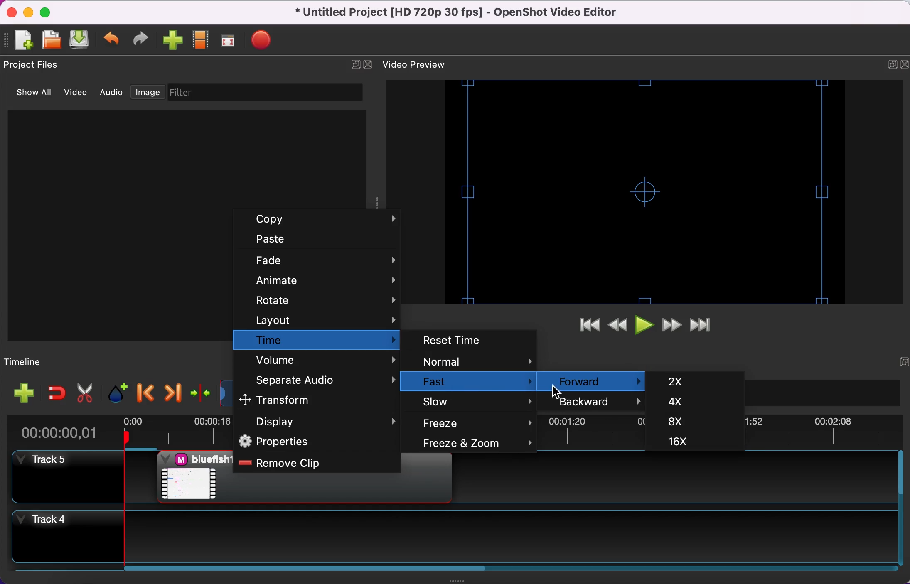  Describe the element at coordinates (898, 363) in the screenshot. I see `expand/hide` at that location.